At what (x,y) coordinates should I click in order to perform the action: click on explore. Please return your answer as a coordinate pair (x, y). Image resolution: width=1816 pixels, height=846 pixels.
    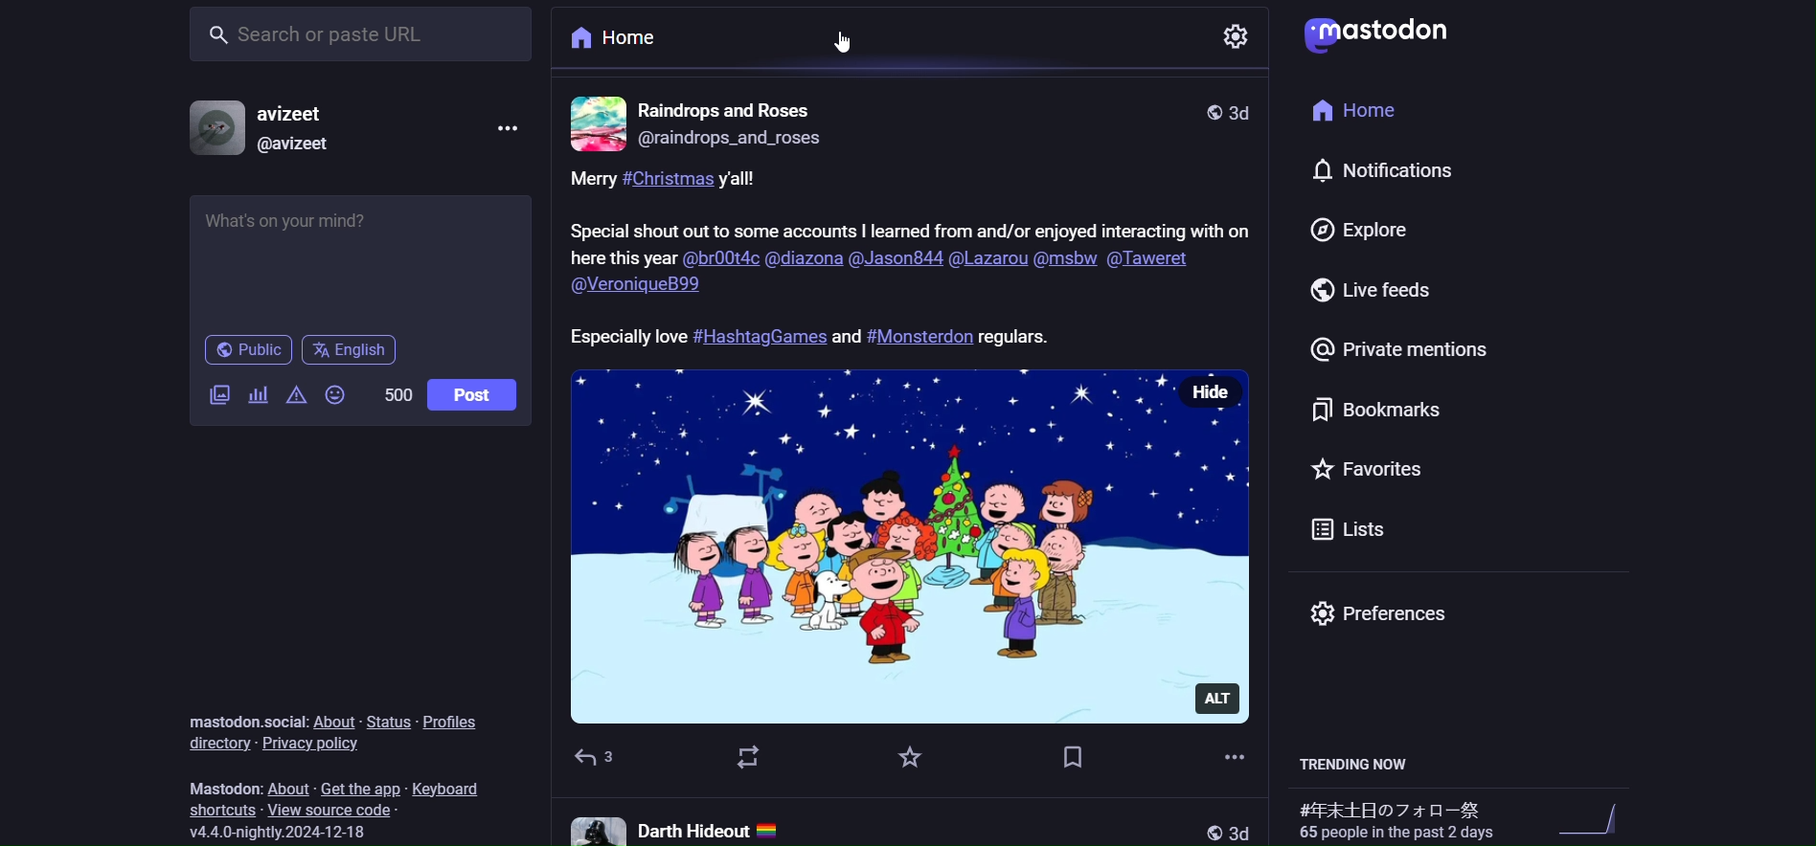
    Looking at the image, I should click on (1357, 228).